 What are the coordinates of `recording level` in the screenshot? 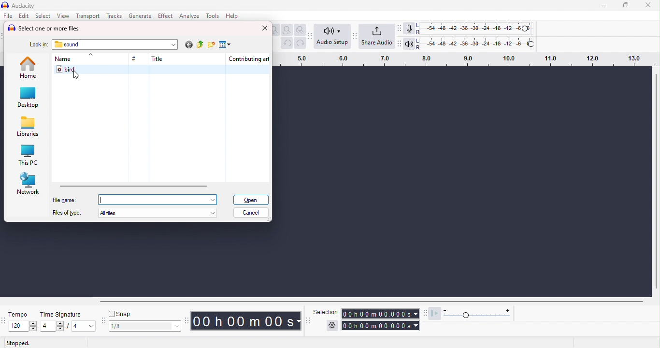 It's located at (474, 28).